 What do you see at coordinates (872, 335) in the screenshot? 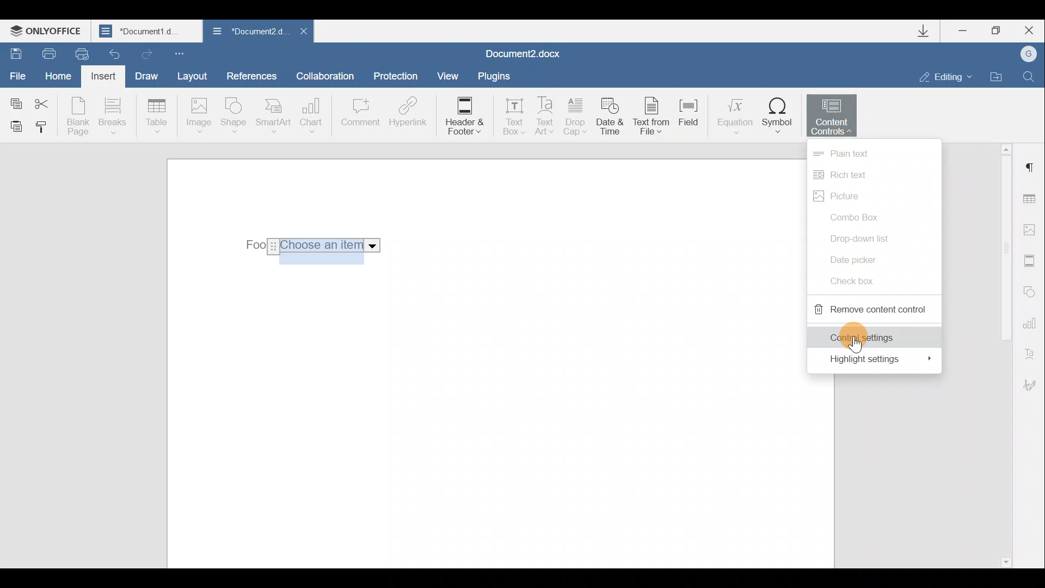
I see `Control settings` at bounding box center [872, 335].